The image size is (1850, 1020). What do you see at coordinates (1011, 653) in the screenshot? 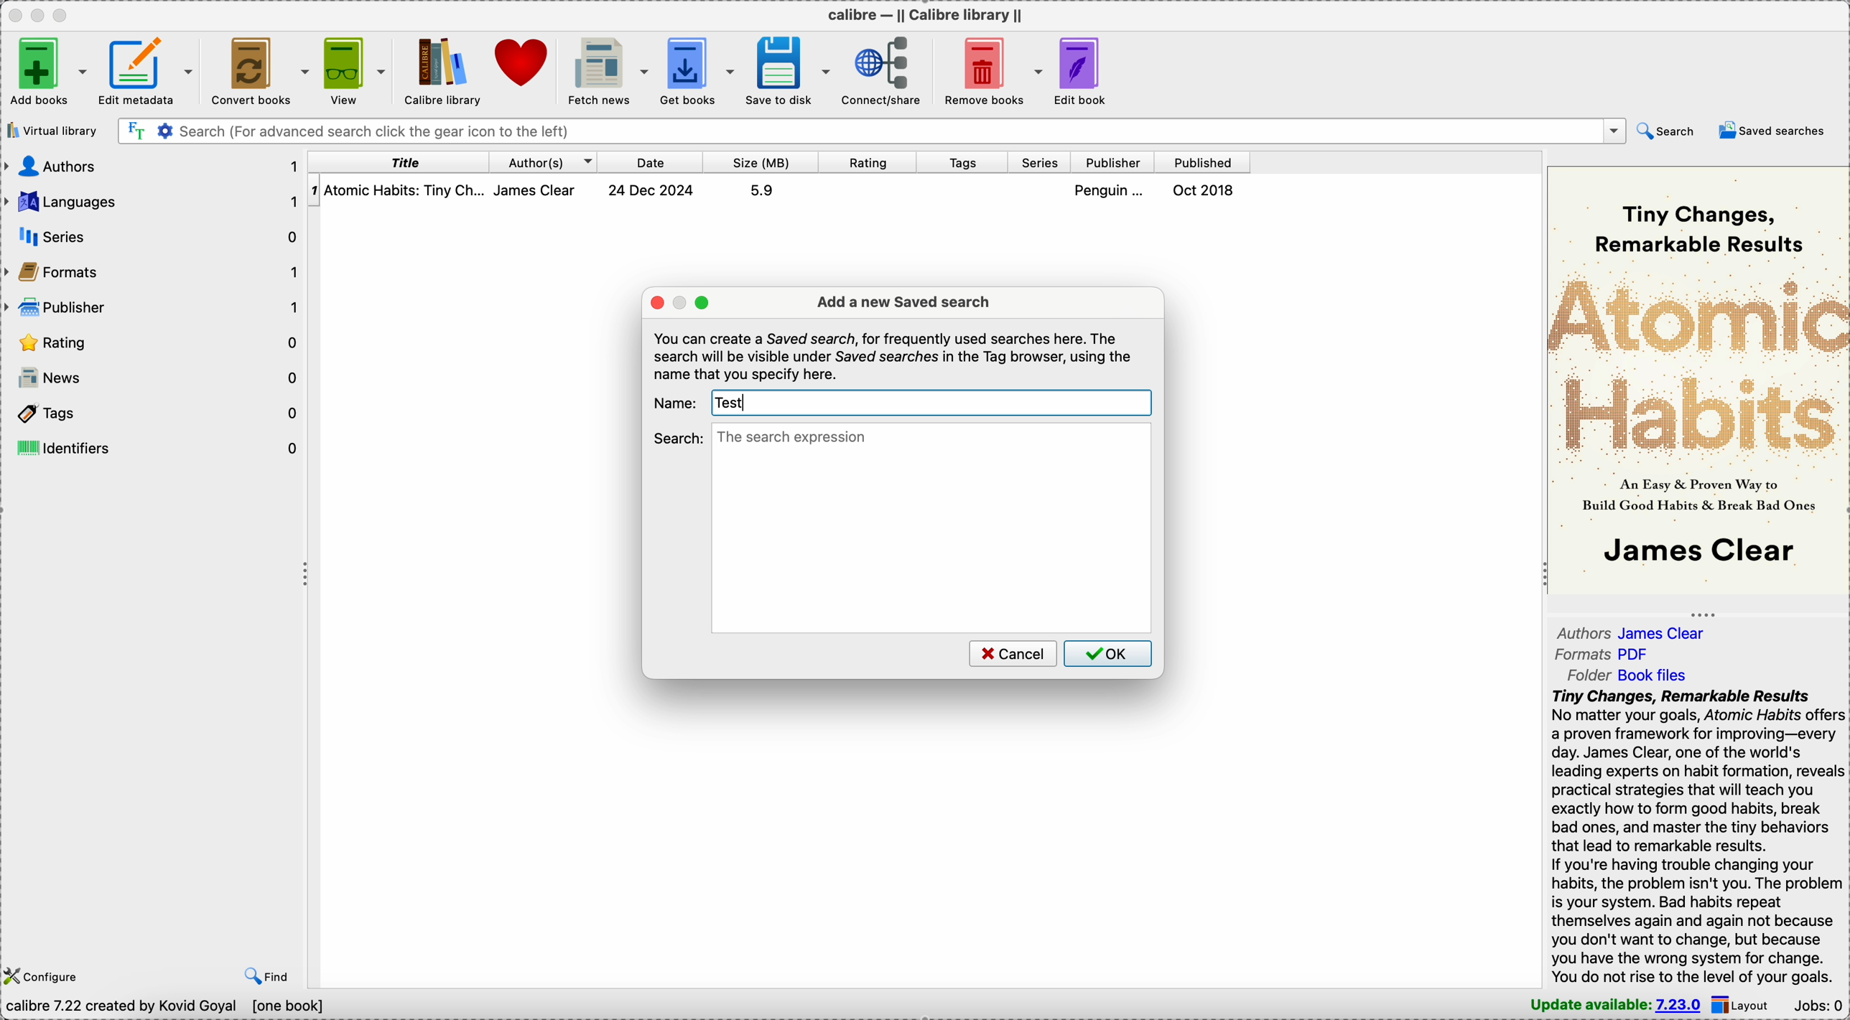
I see `cancel` at bounding box center [1011, 653].